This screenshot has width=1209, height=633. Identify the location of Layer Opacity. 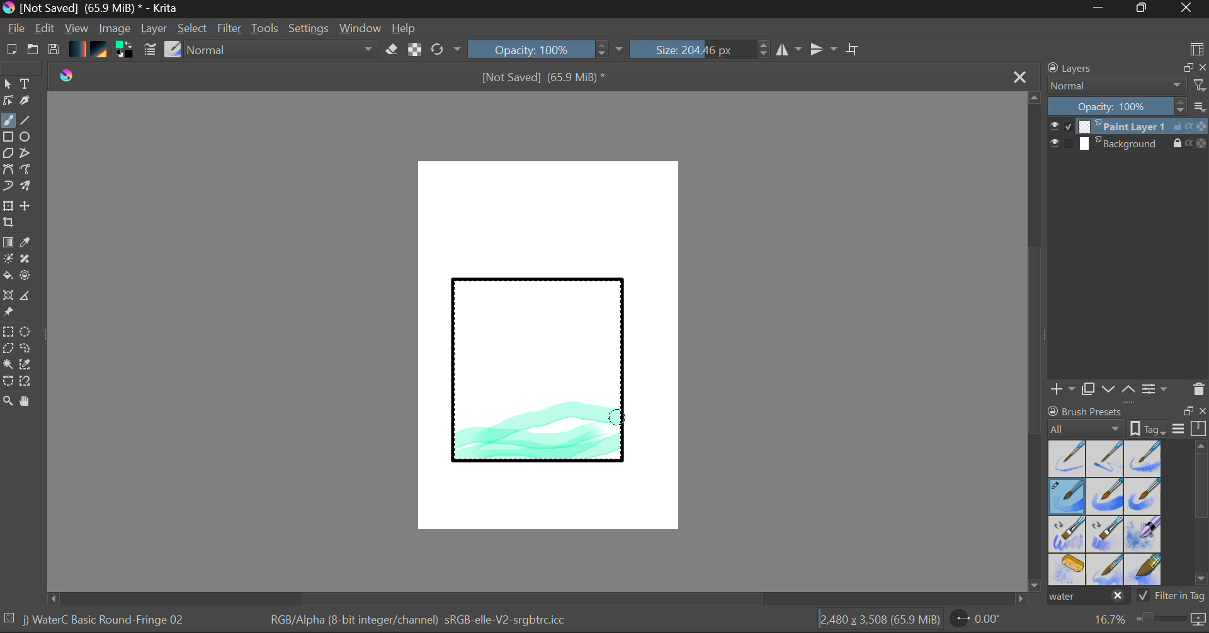
(1129, 107).